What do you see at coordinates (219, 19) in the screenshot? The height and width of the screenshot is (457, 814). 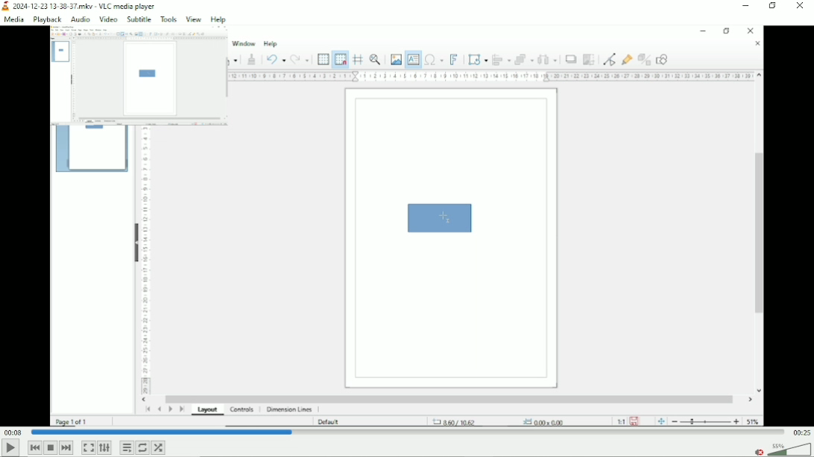 I see `Help` at bounding box center [219, 19].